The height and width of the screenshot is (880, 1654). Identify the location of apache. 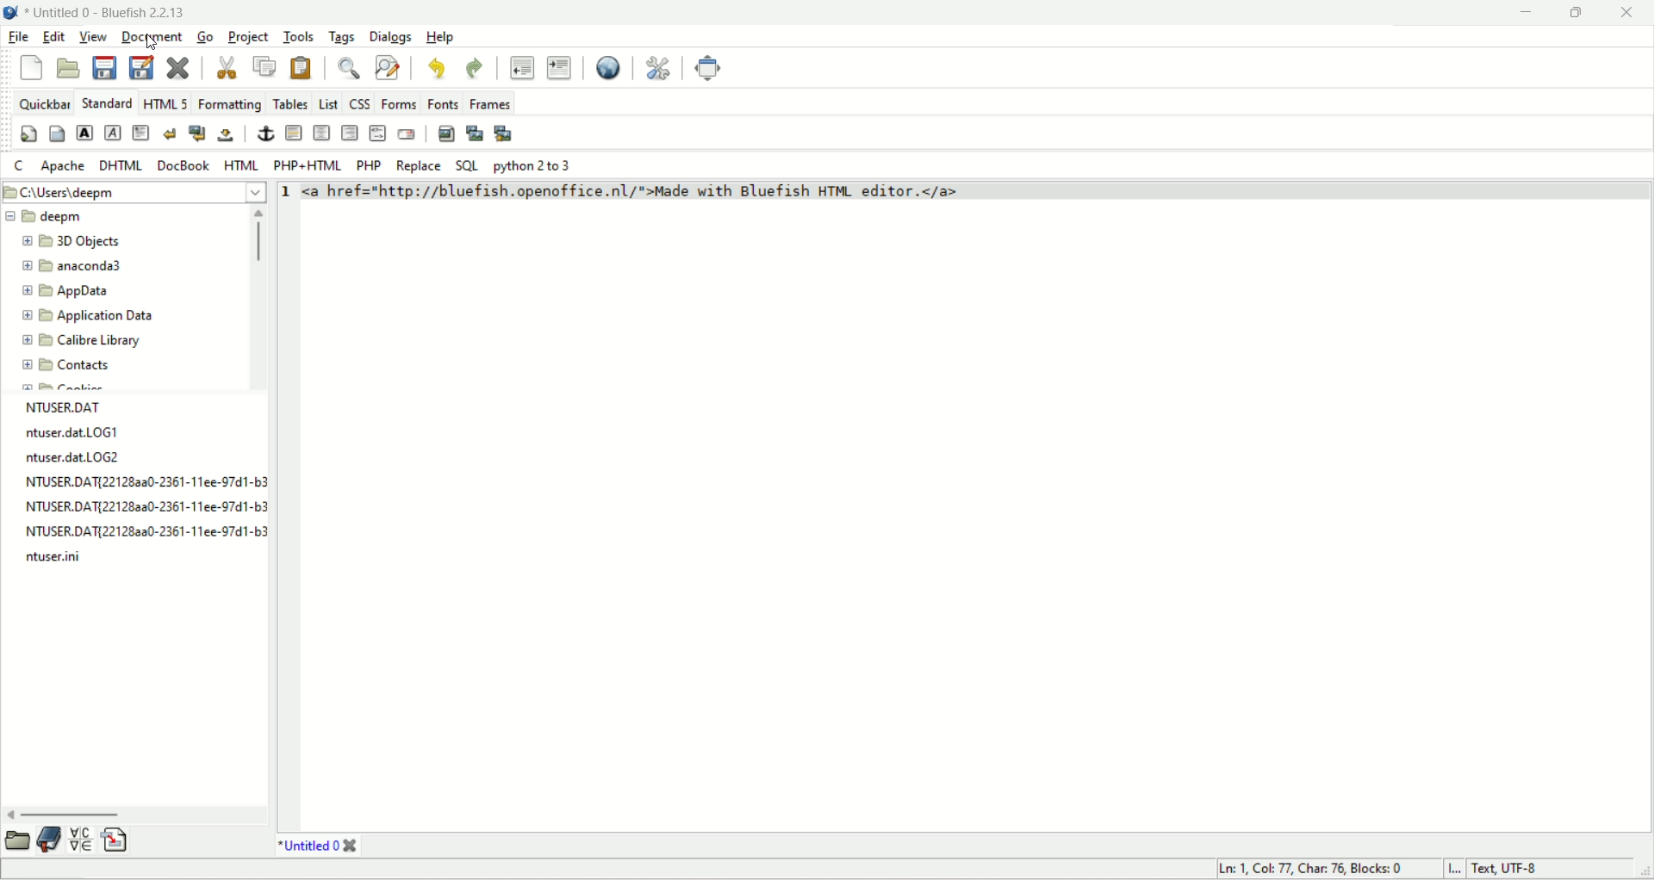
(63, 169).